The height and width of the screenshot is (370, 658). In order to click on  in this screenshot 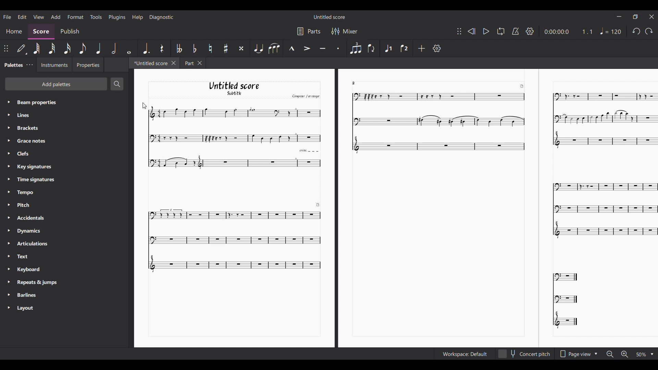, I will do `click(8, 141)`.